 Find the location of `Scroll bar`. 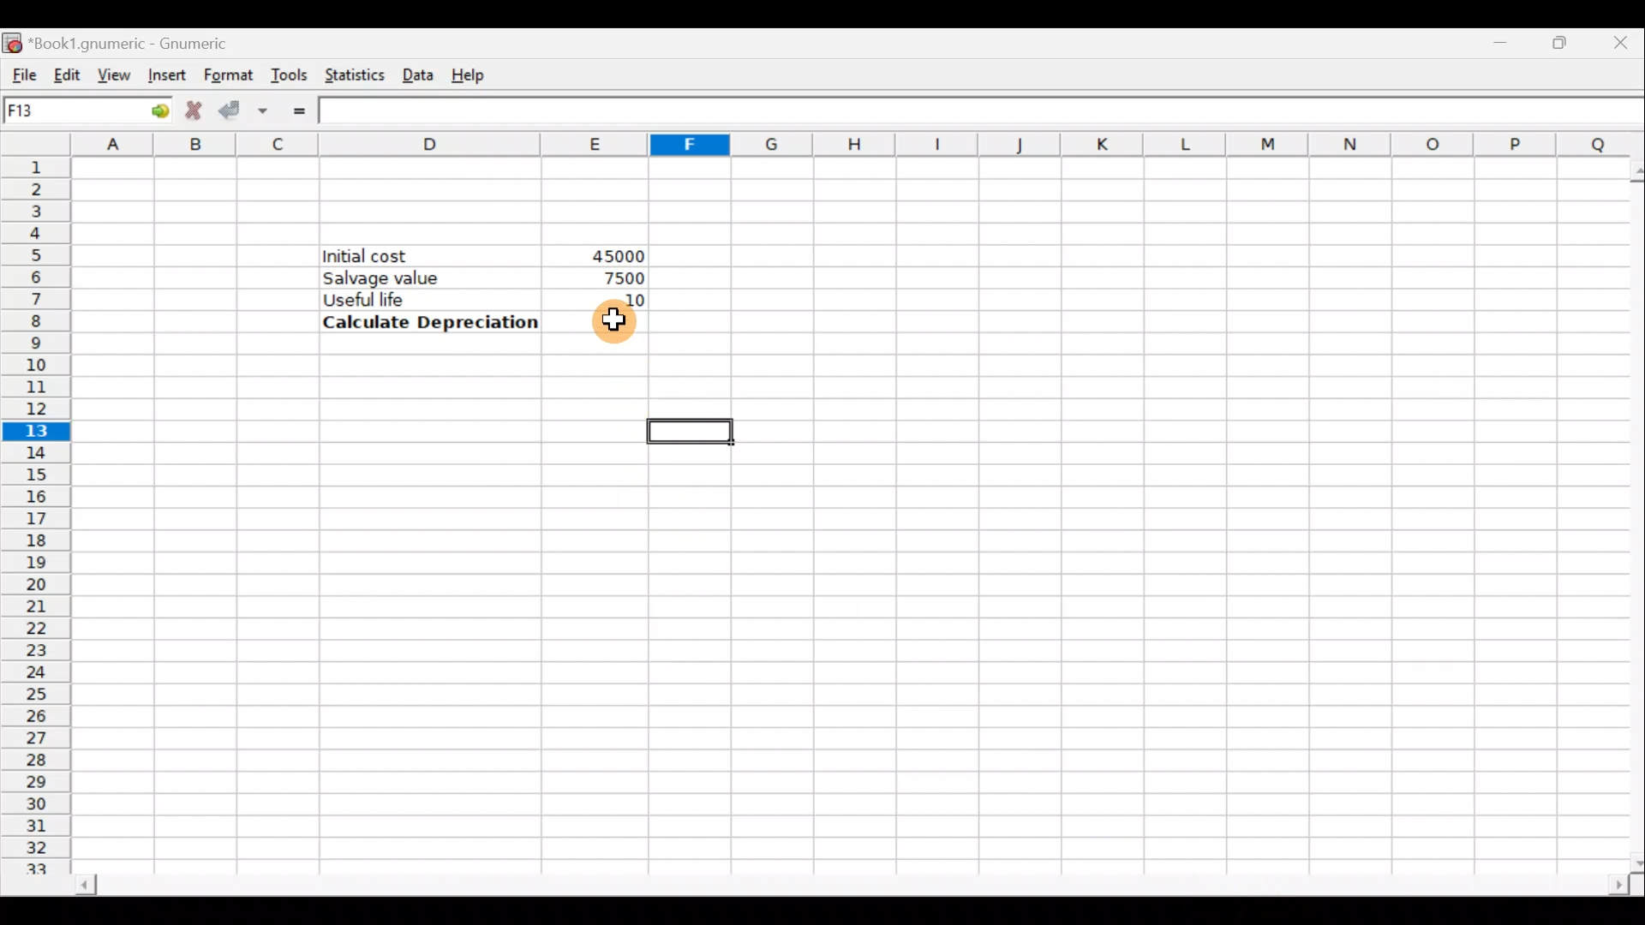

Scroll bar is located at coordinates (1629, 510).